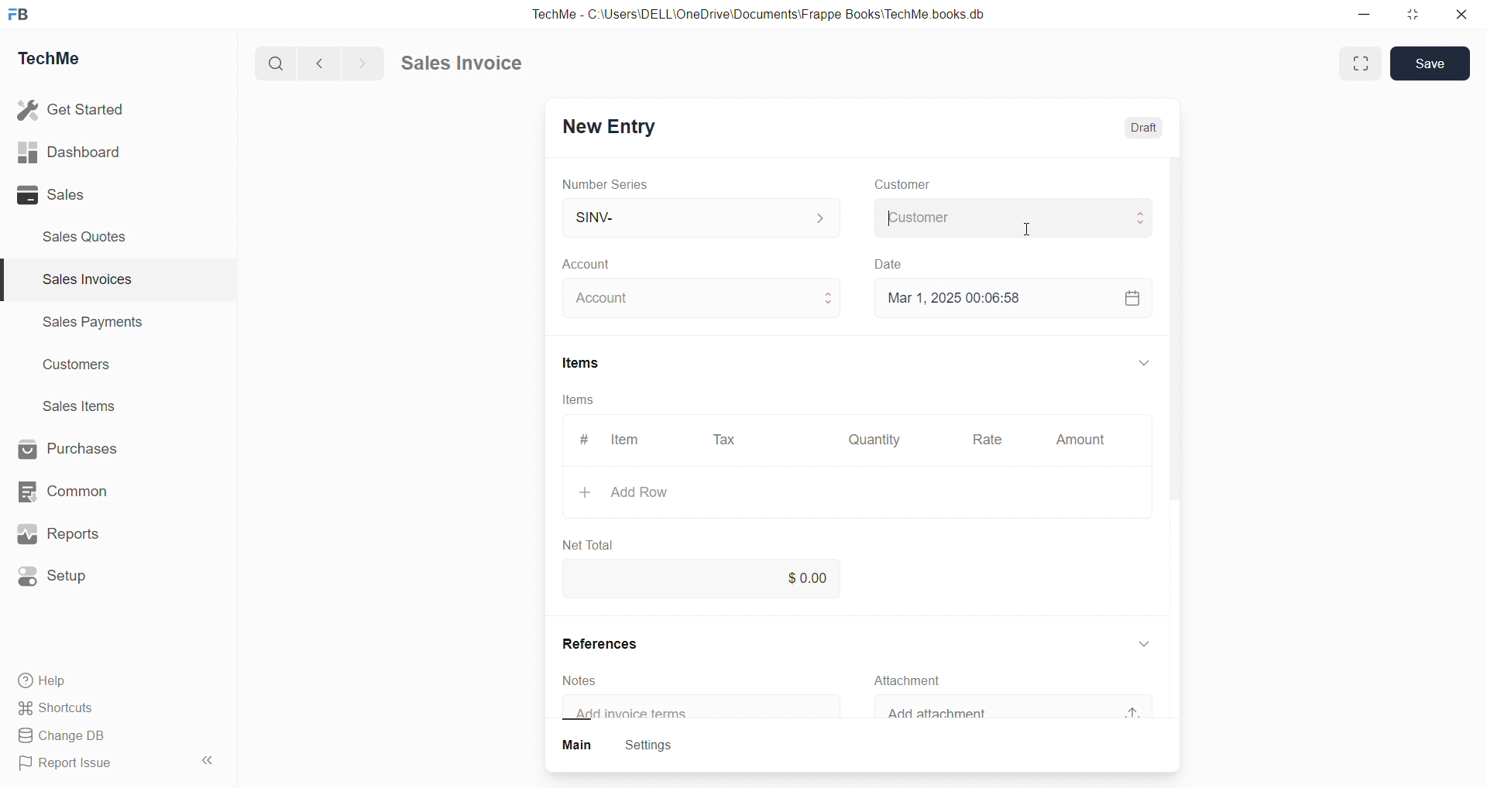 The height and width of the screenshot is (788, 1487). I want to click on Search buton, so click(278, 63).